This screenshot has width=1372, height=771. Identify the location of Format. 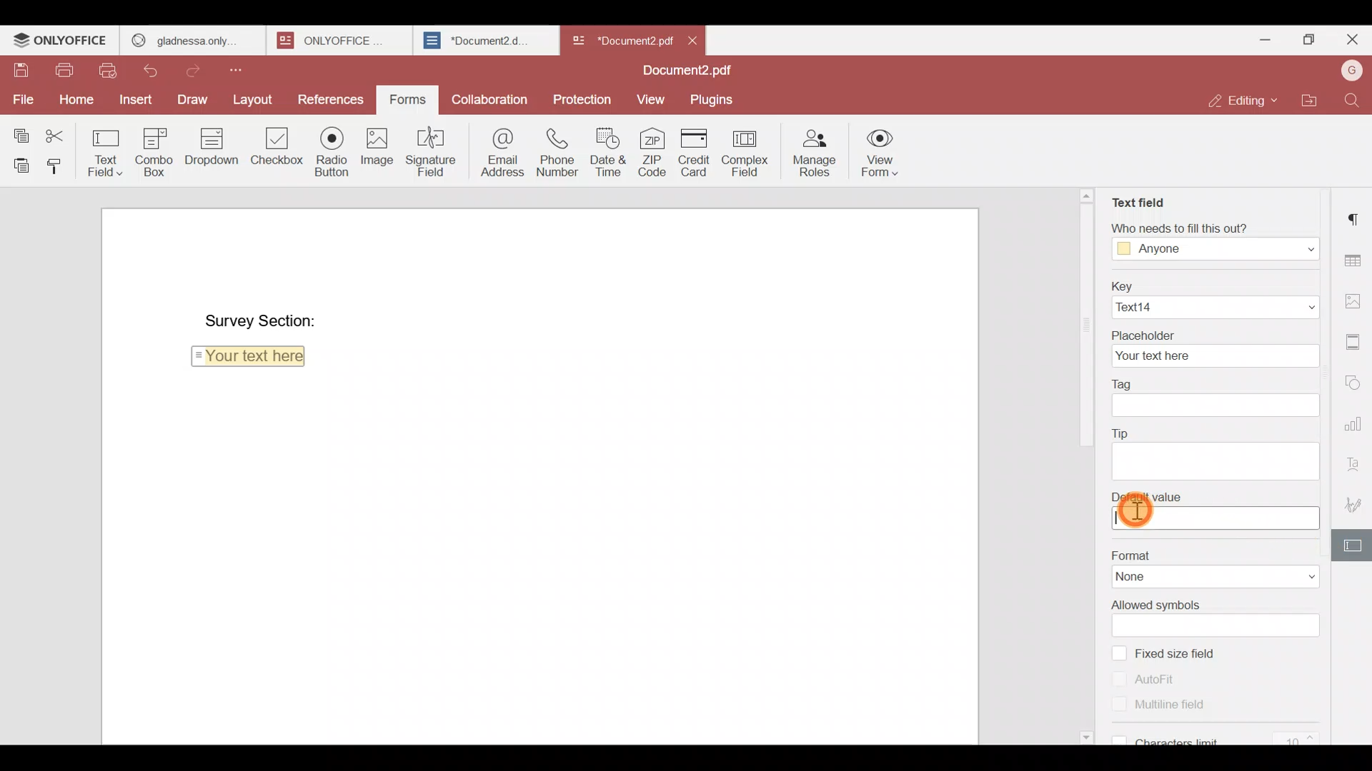
(1214, 553).